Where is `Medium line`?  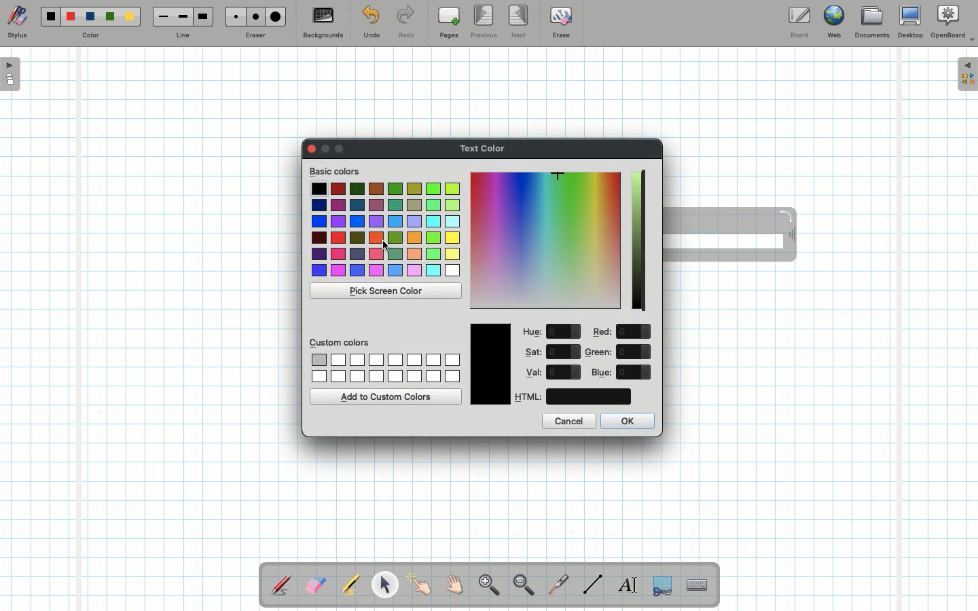
Medium line is located at coordinates (183, 16).